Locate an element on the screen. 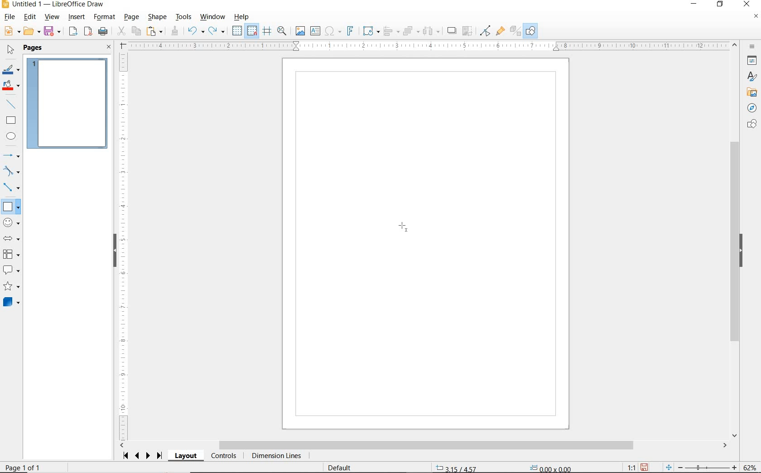  RULER is located at coordinates (429, 46).